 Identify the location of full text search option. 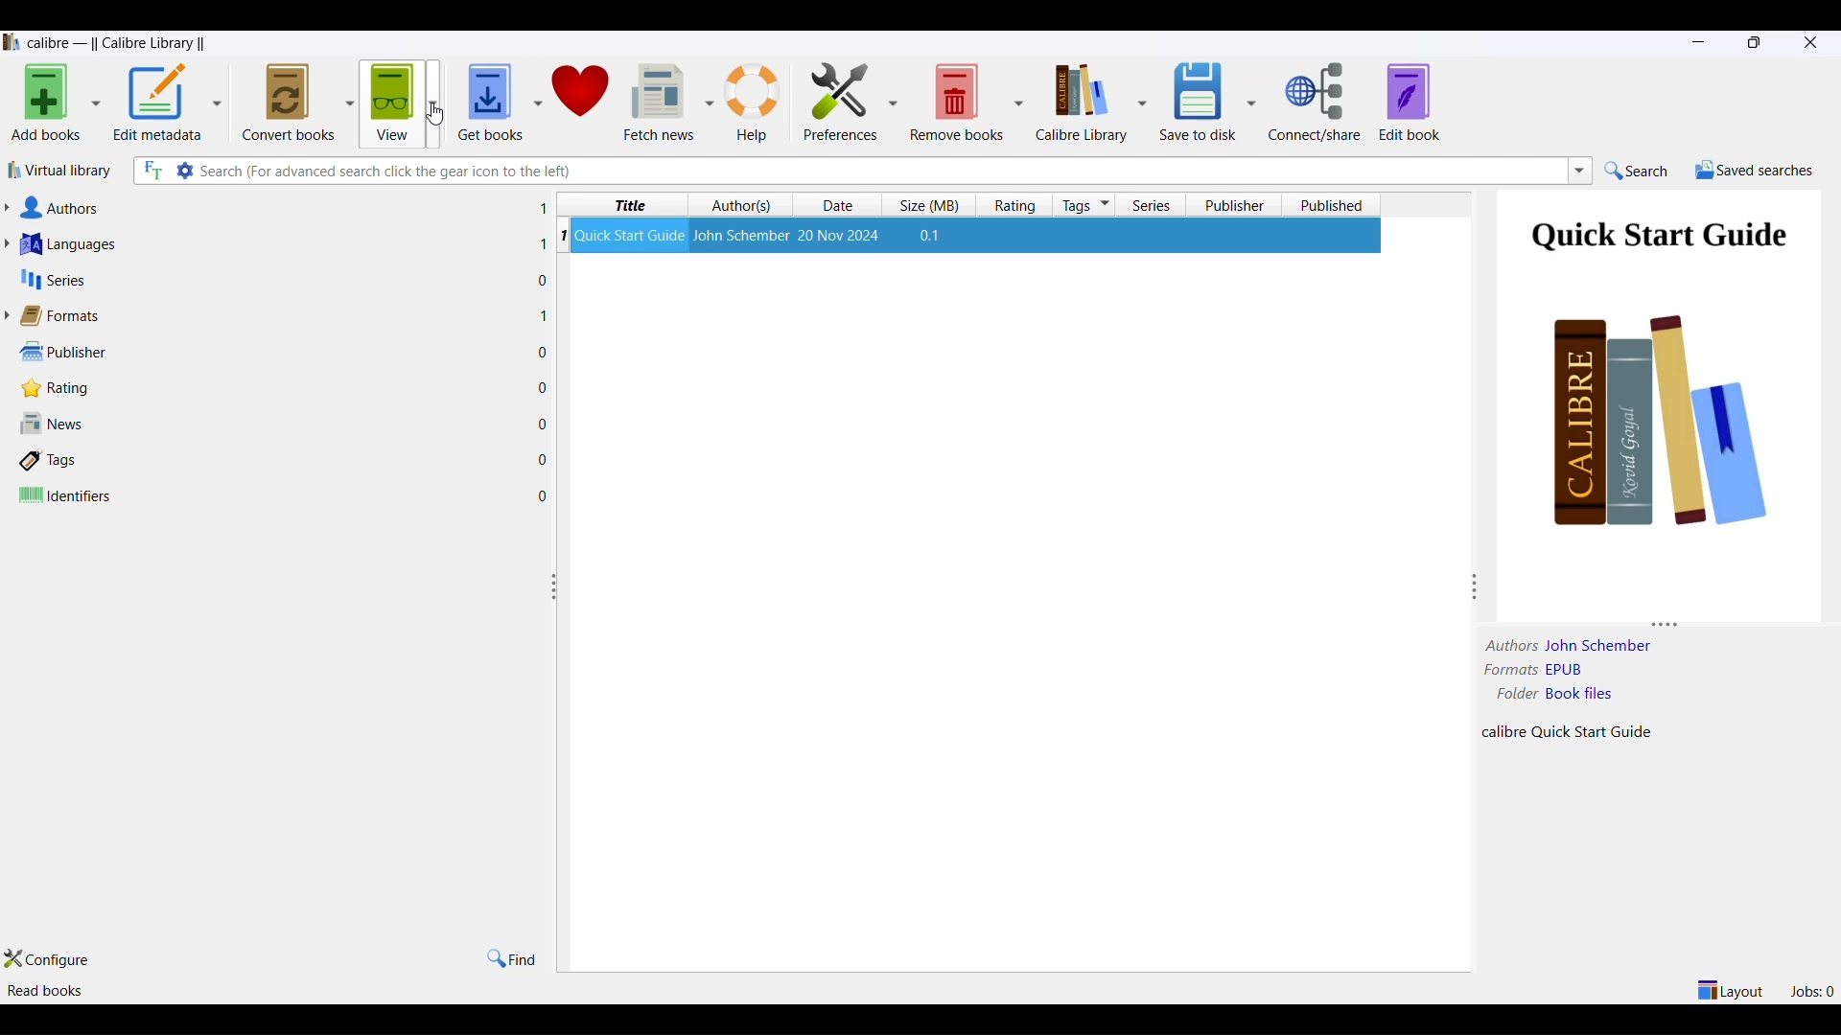
(153, 170).